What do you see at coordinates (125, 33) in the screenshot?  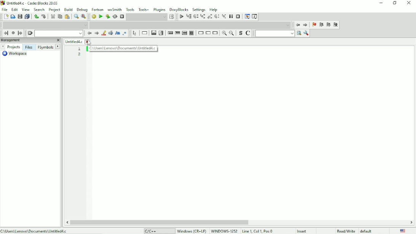 I see `Use regex` at bounding box center [125, 33].